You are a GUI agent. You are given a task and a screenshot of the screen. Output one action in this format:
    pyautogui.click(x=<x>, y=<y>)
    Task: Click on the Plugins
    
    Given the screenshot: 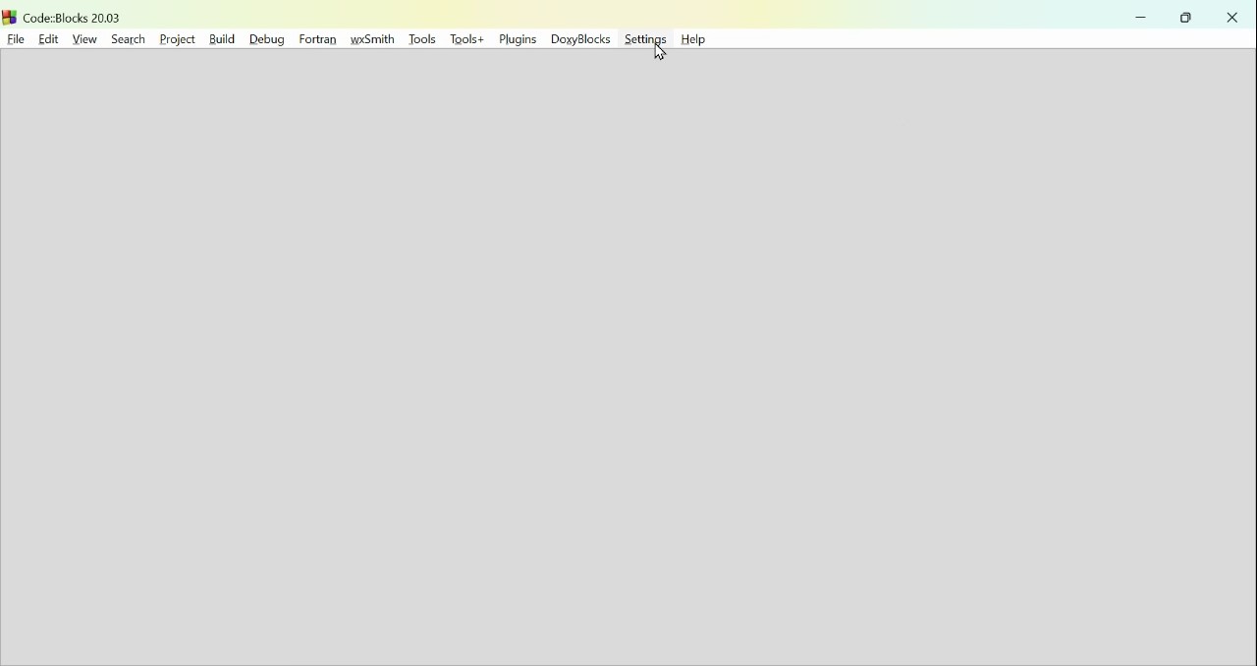 What is the action you would take?
    pyautogui.click(x=519, y=41)
    